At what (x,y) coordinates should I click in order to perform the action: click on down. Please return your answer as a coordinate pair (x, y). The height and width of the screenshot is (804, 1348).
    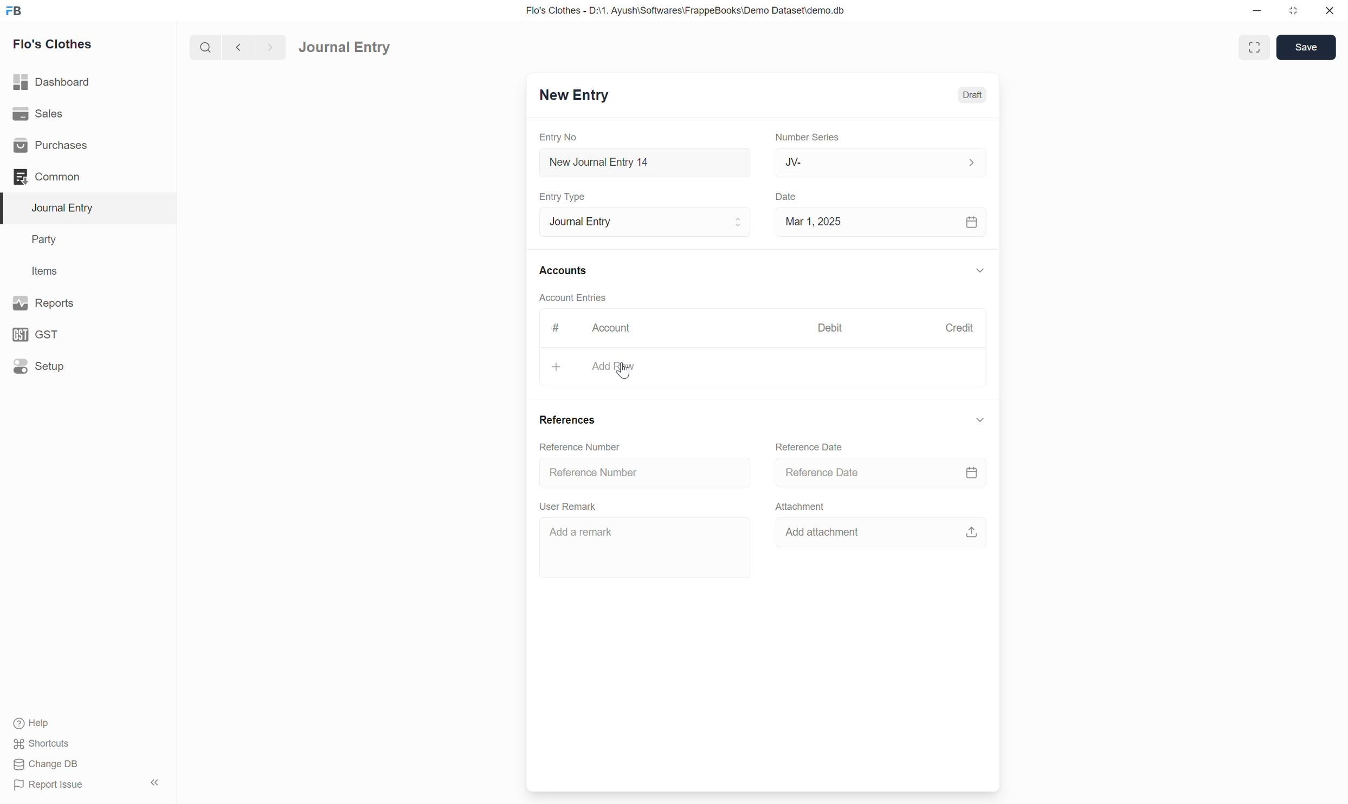
    Looking at the image, I should click on (980, 419).